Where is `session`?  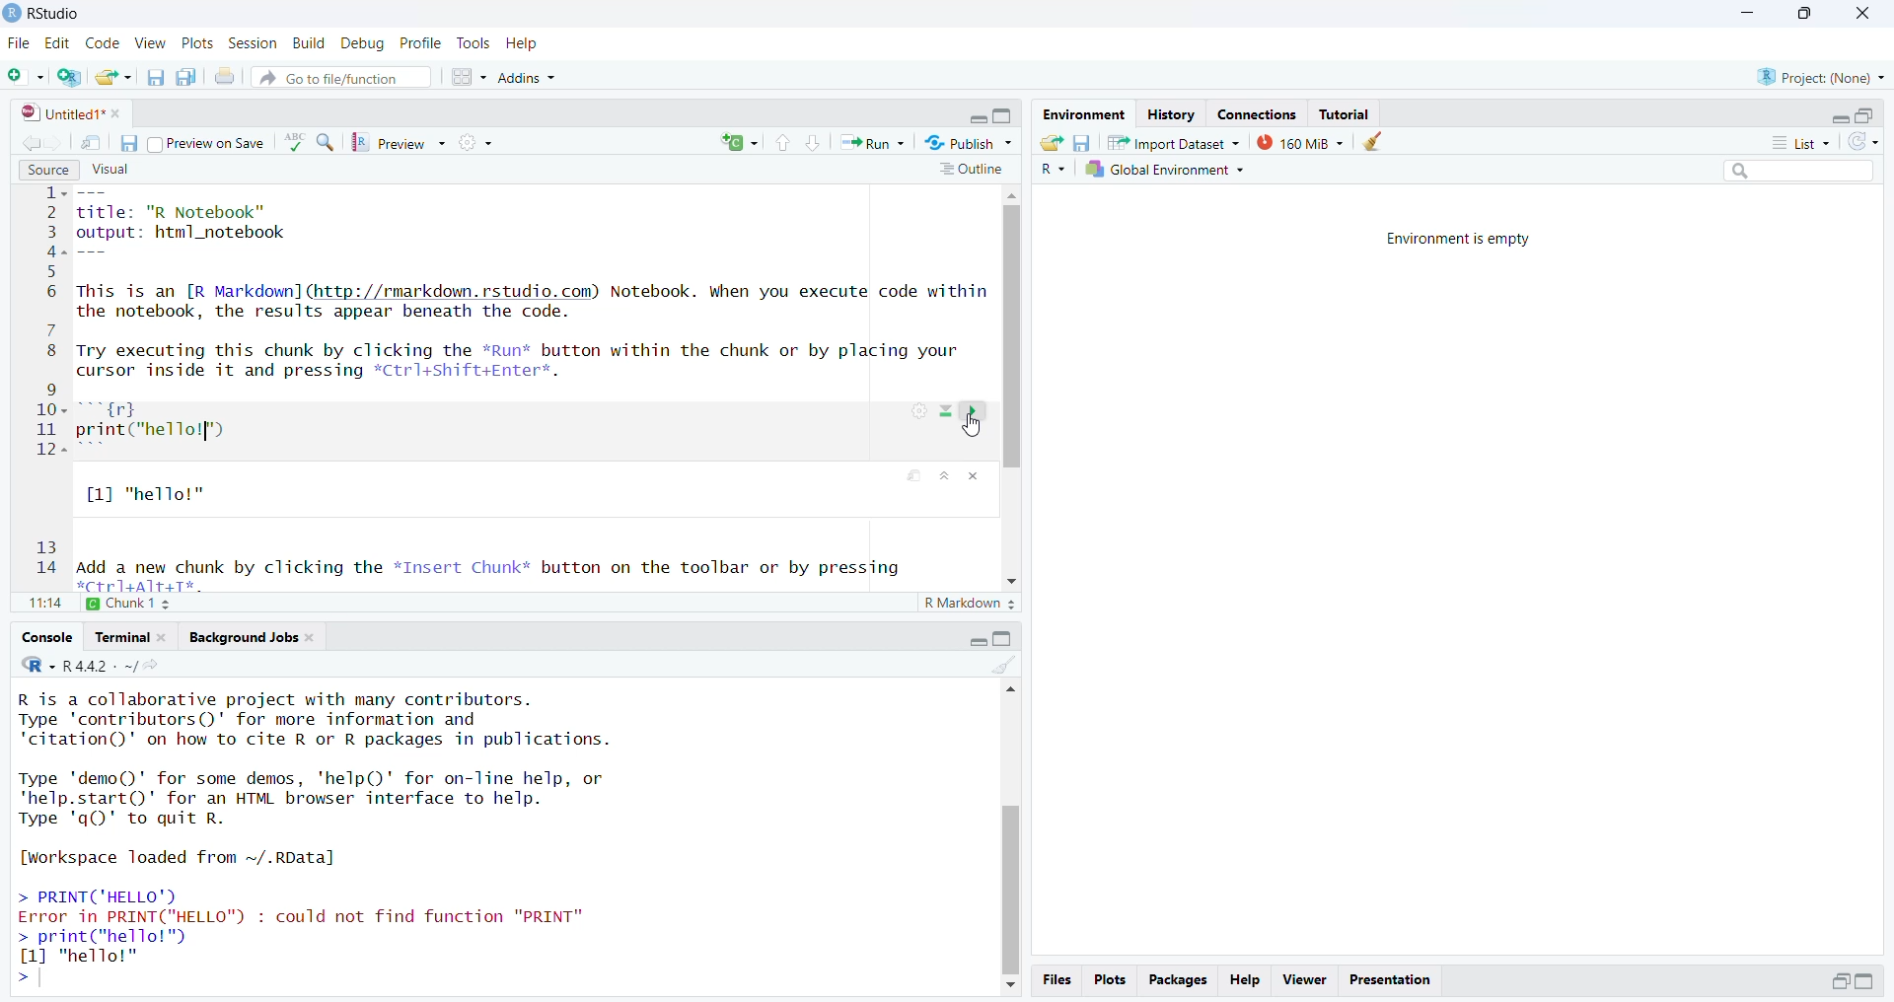 session is located at coordinates (254, 44).